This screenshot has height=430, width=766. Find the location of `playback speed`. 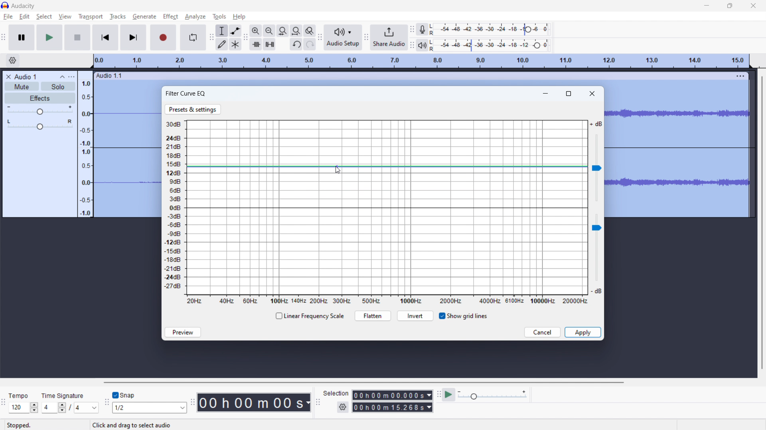

playback speed is located at coordinates (493, 395).